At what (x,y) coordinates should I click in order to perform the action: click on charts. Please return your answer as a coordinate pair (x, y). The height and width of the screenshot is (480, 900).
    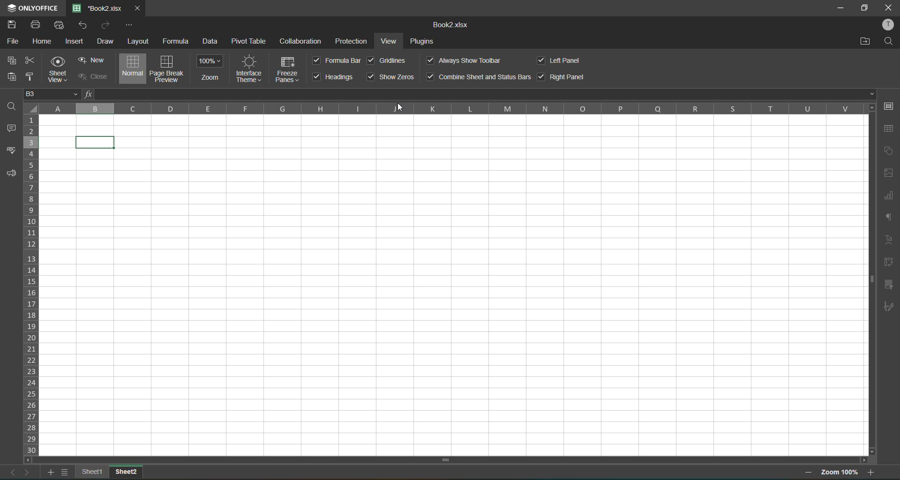
    Looking at the image, I should click on (888, 197).